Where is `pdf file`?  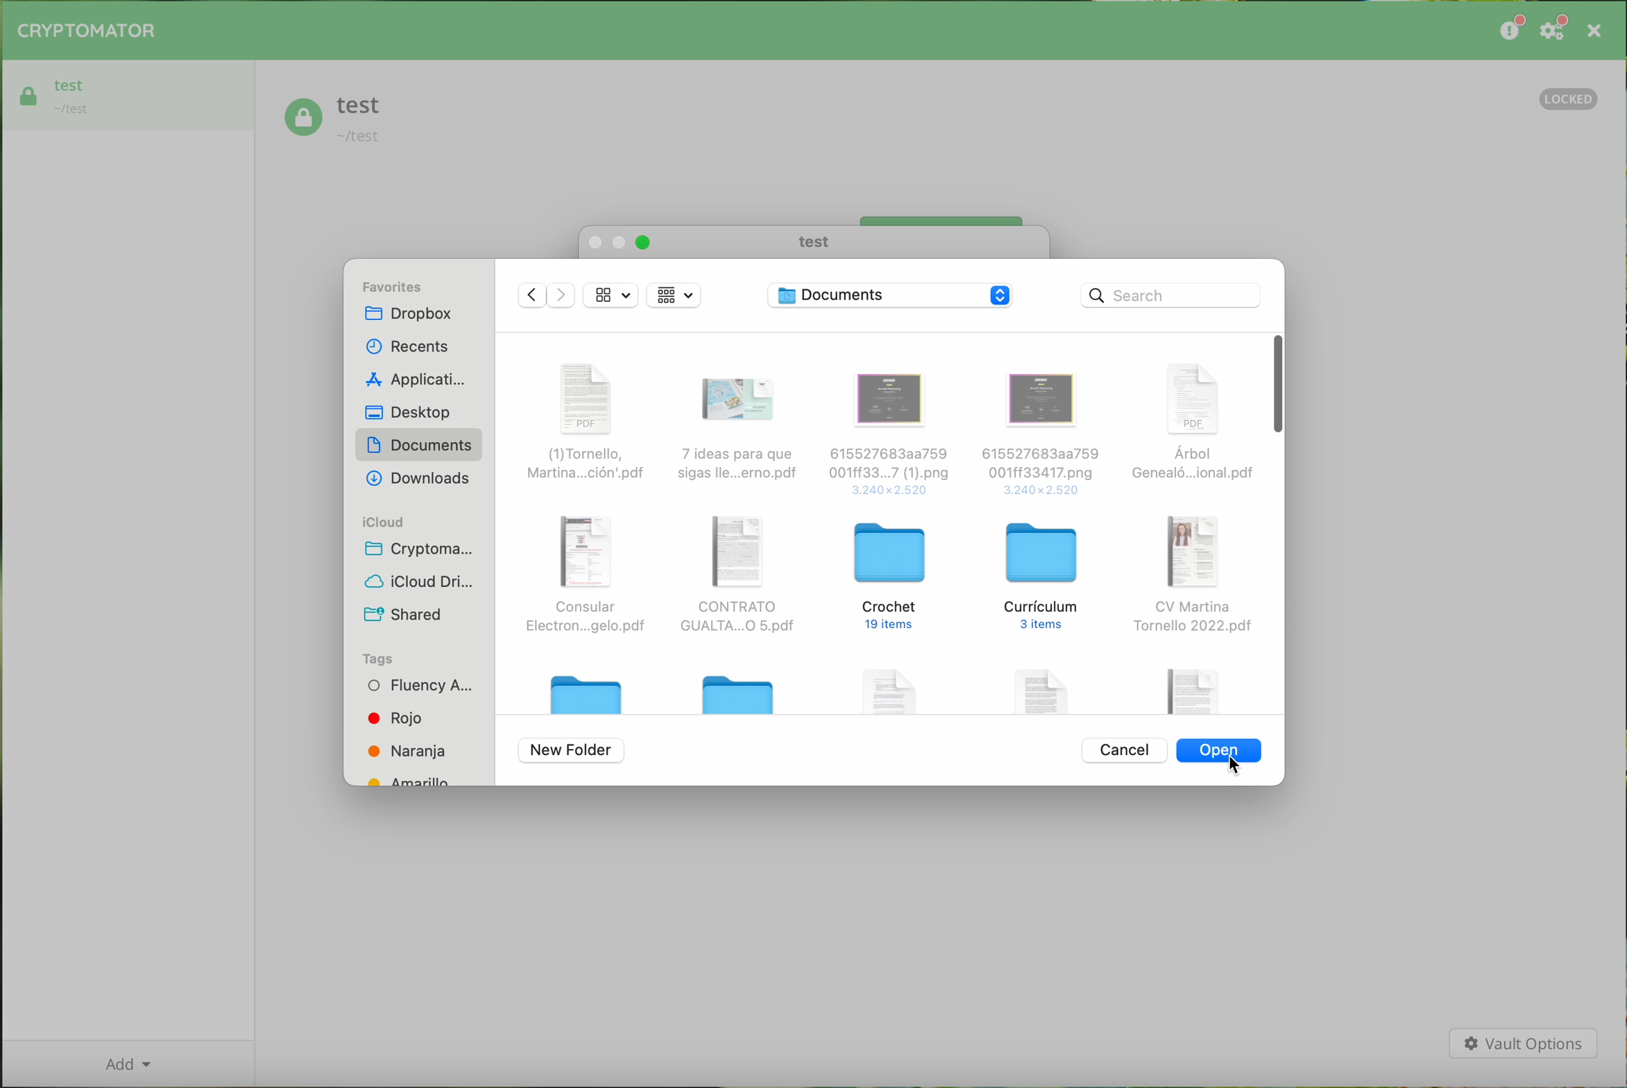 pdf file is located at coordinates (1193, 575).